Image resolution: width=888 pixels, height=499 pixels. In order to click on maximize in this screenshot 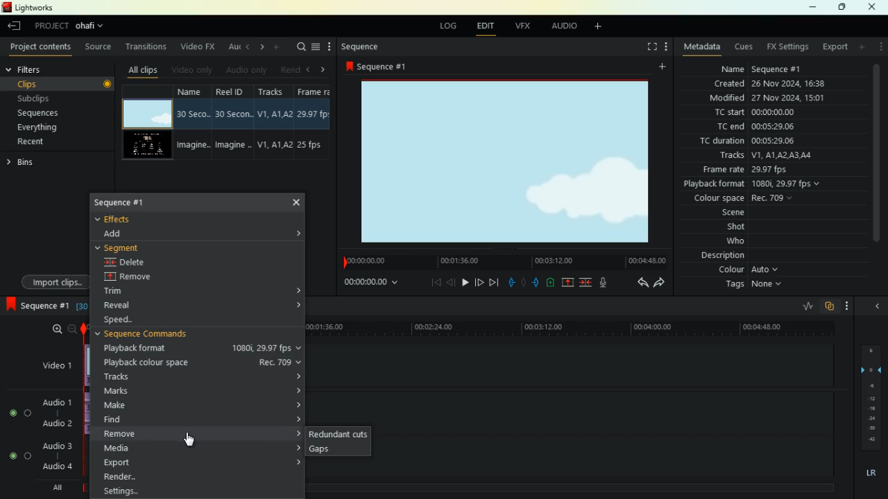, I will do `click(840, 8)`.